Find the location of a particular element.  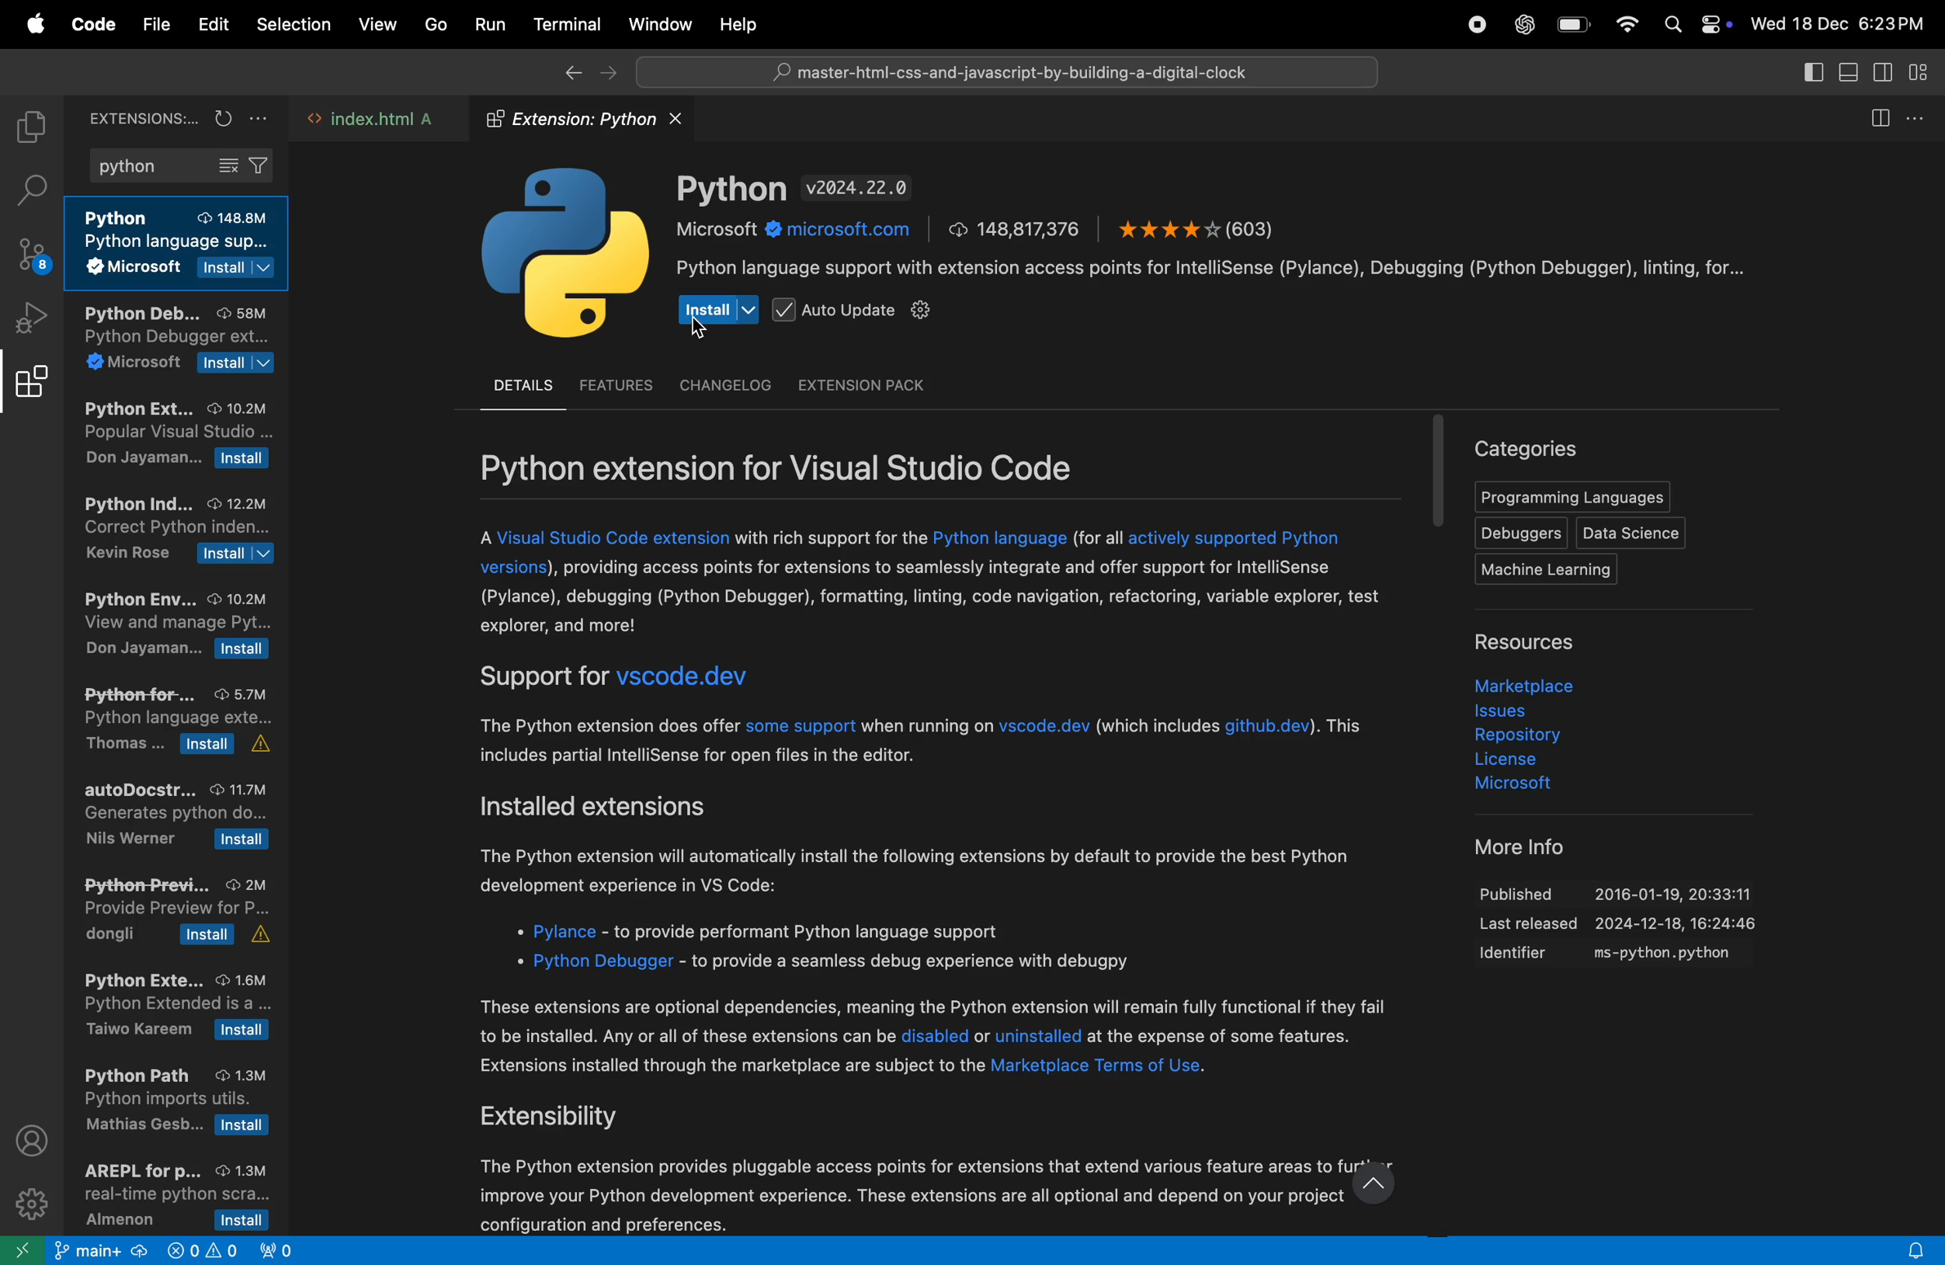

options is located at coordinates (1925, 114).